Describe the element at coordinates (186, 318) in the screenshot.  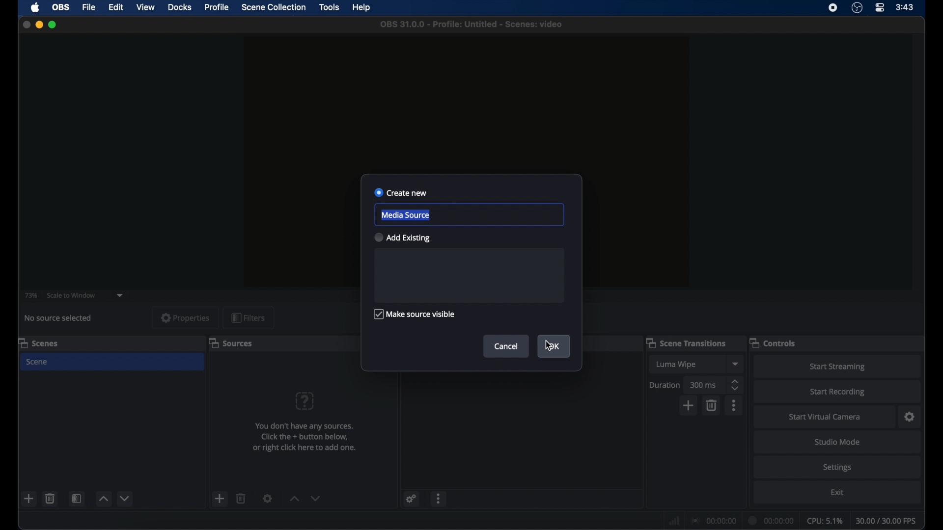
I see `properties` at that location.